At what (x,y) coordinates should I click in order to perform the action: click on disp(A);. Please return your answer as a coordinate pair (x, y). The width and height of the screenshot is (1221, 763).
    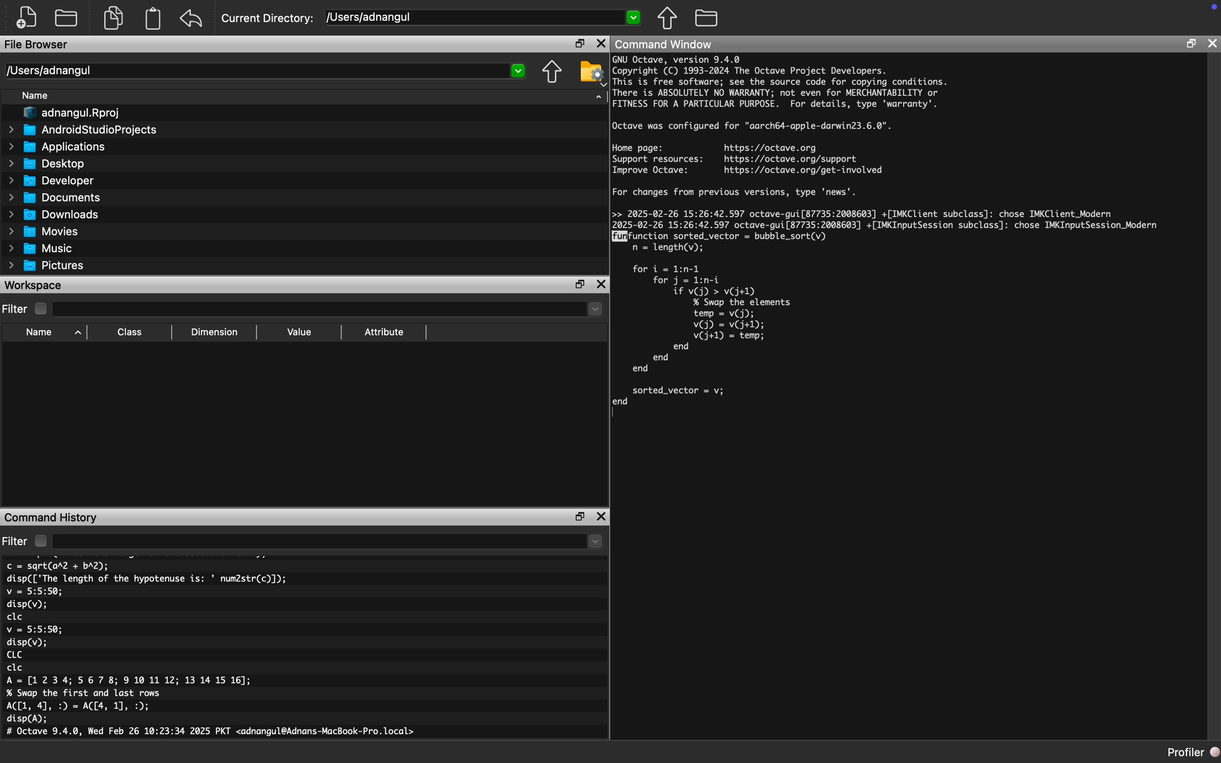
    Looking at the image, I should click on (28, 719).